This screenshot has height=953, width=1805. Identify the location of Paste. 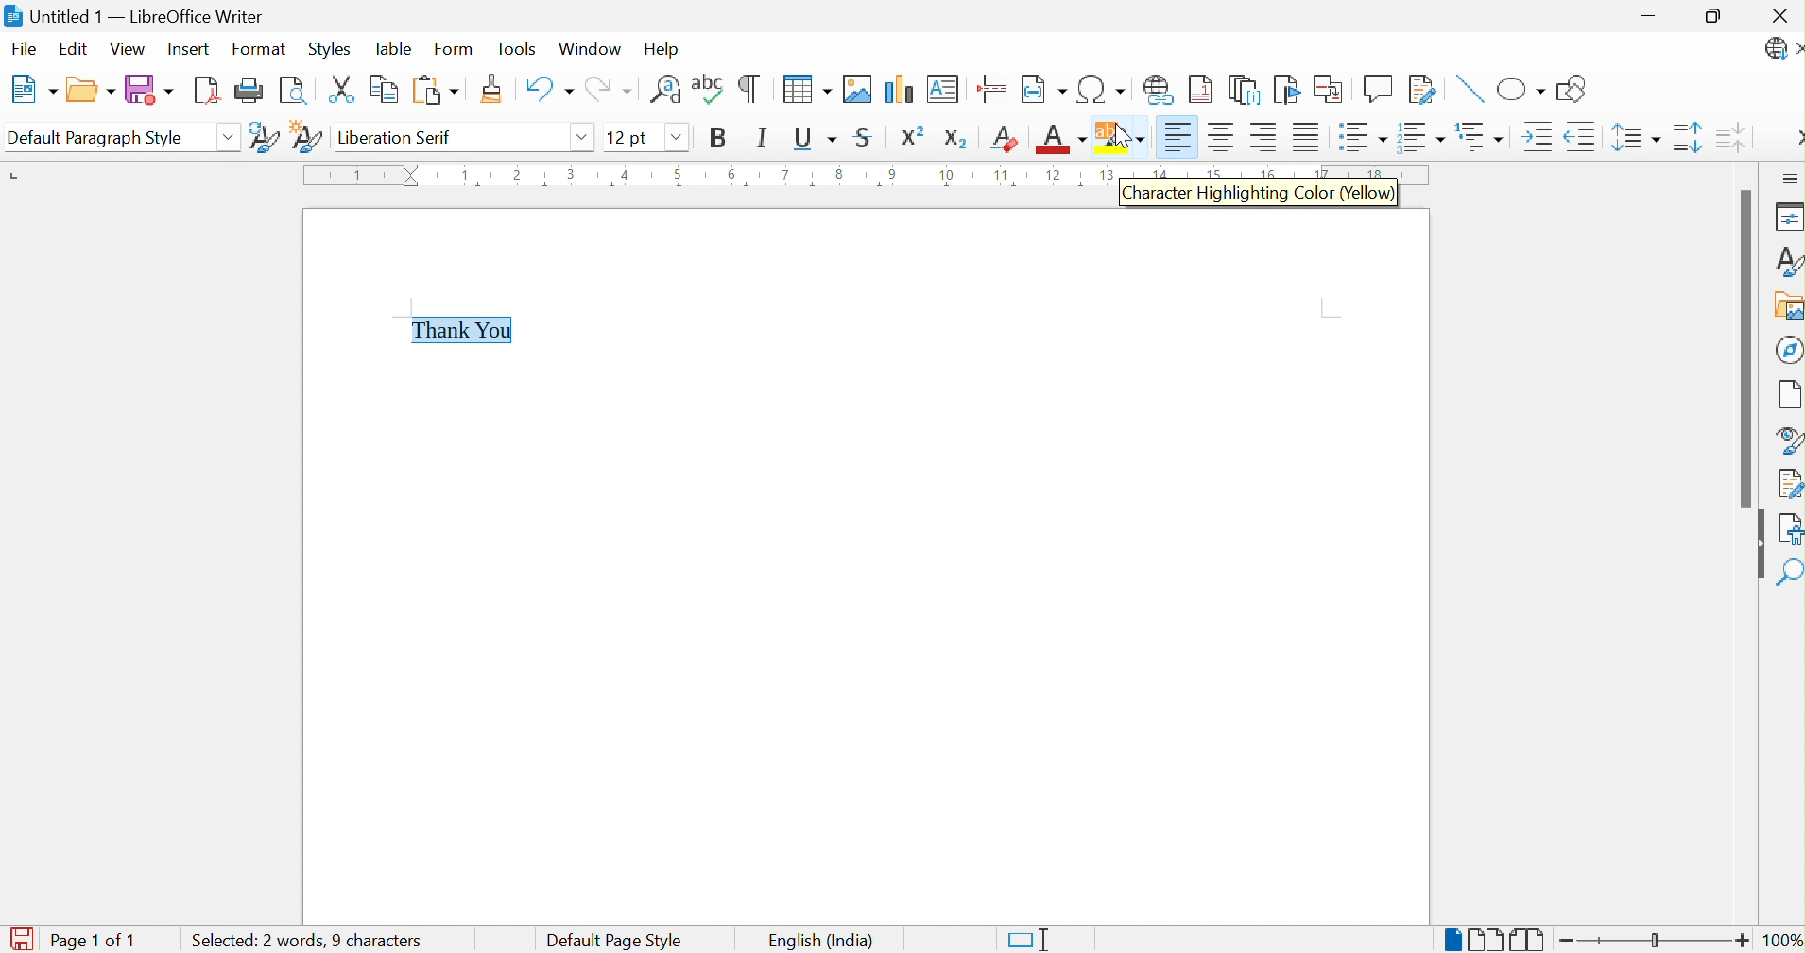
(436, 91).